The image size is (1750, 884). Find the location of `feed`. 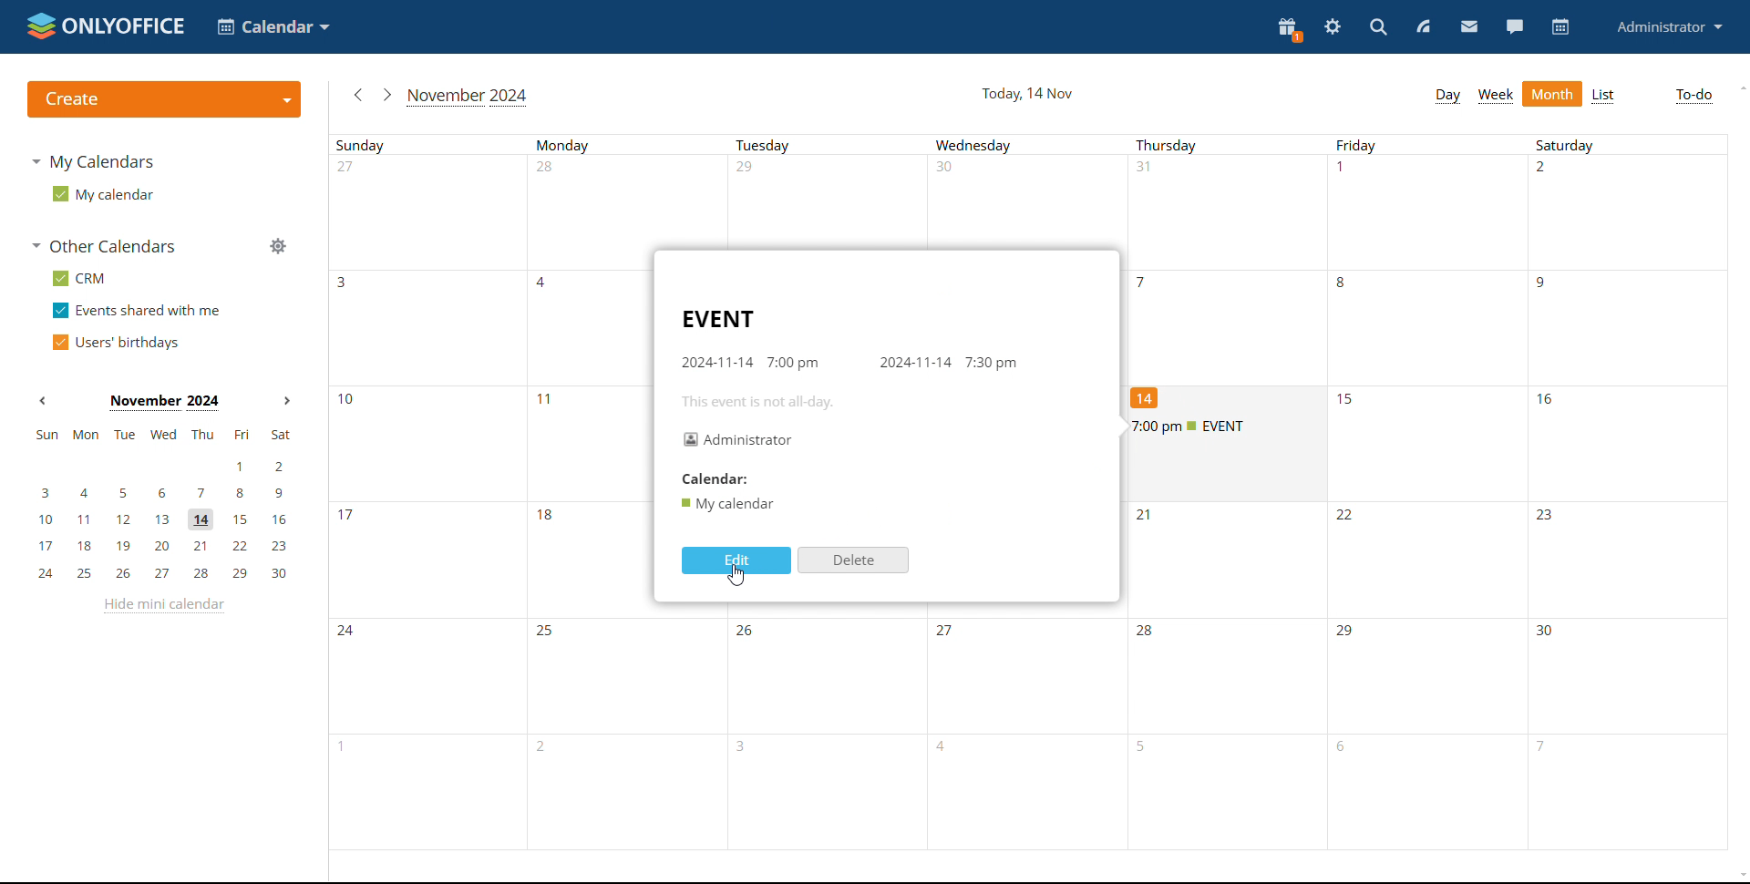

feed is located at coordinates (1424, 26).